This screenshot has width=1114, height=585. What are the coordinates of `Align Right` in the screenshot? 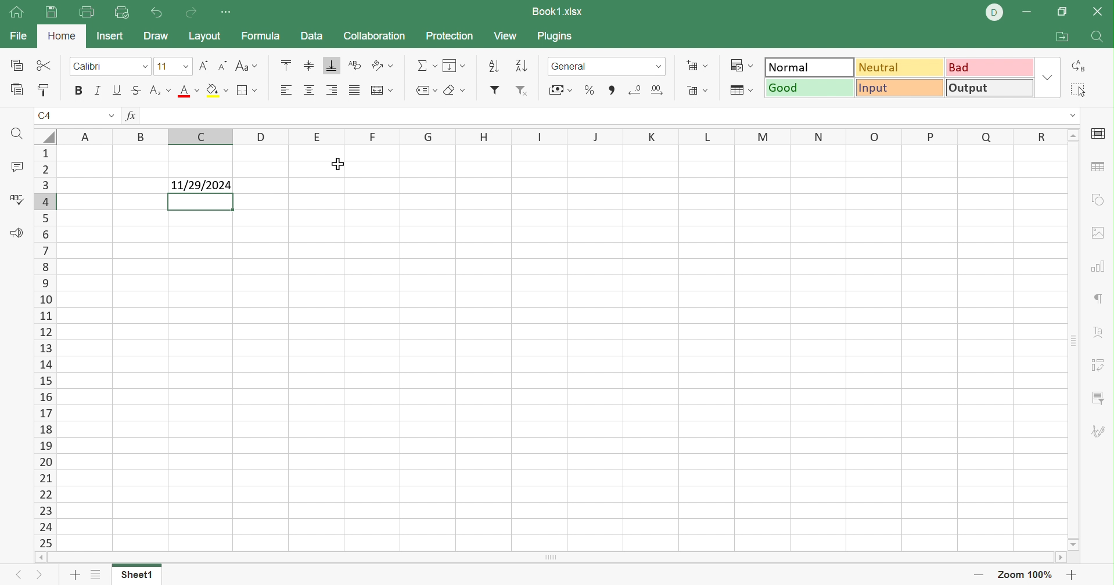 It's located at (332, 90).